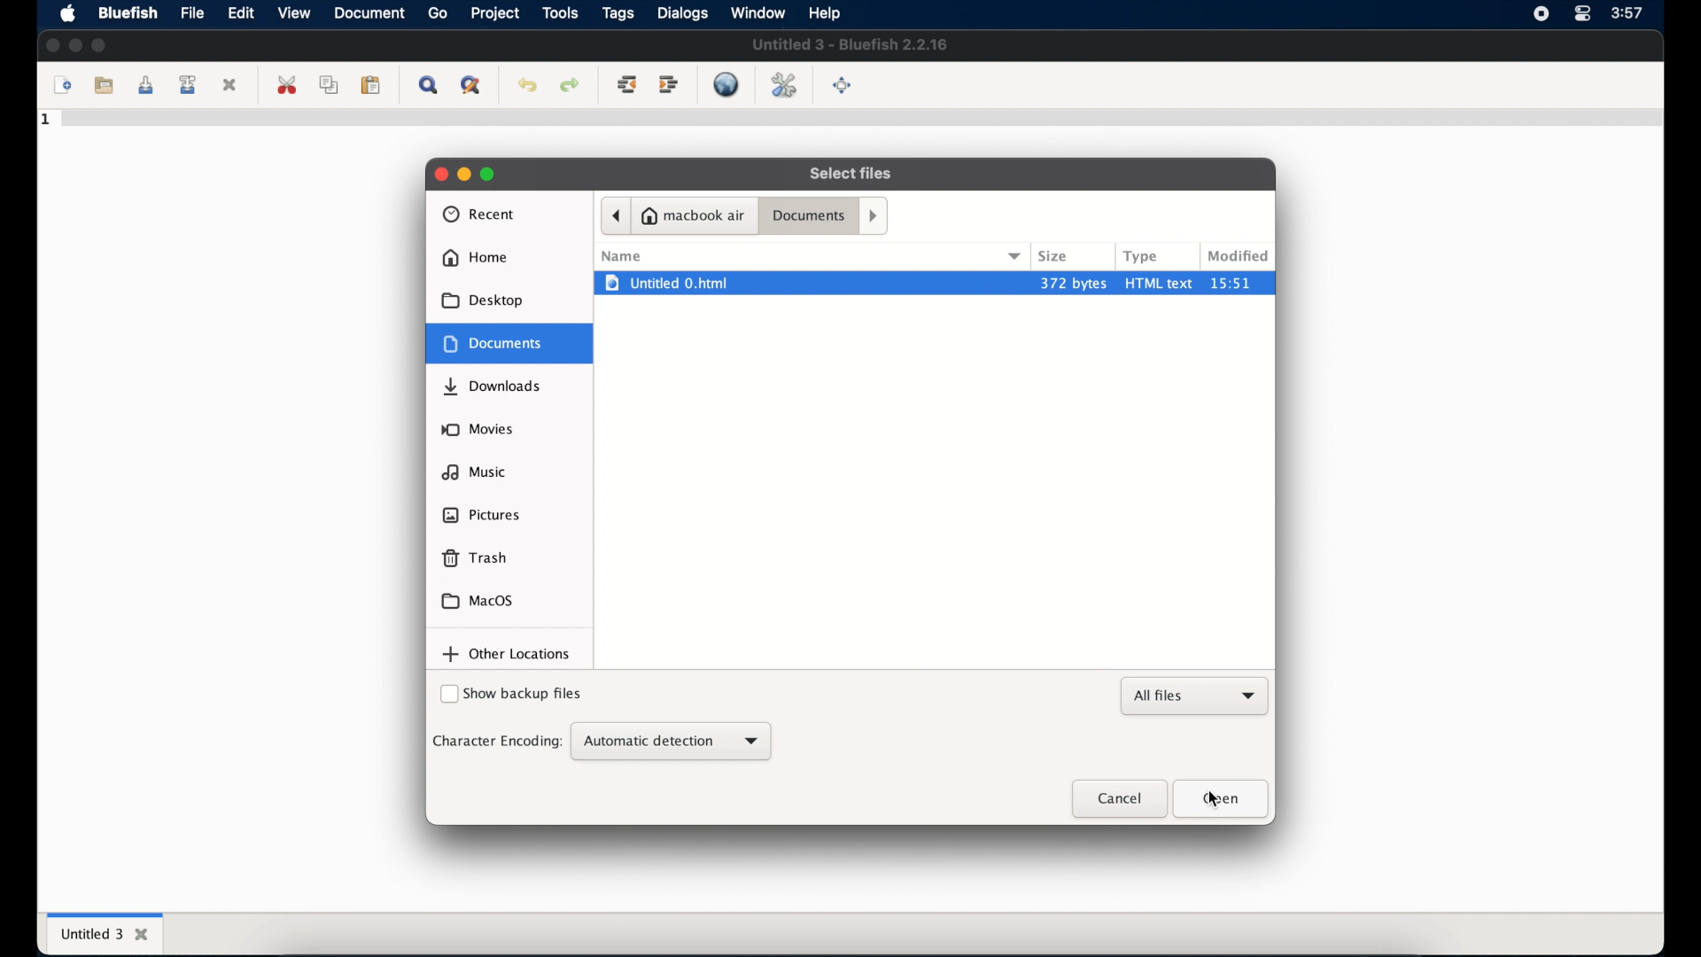  Describe the element at coordinates (728, 84) in the screenshot. I see `preview in browser` at that location.